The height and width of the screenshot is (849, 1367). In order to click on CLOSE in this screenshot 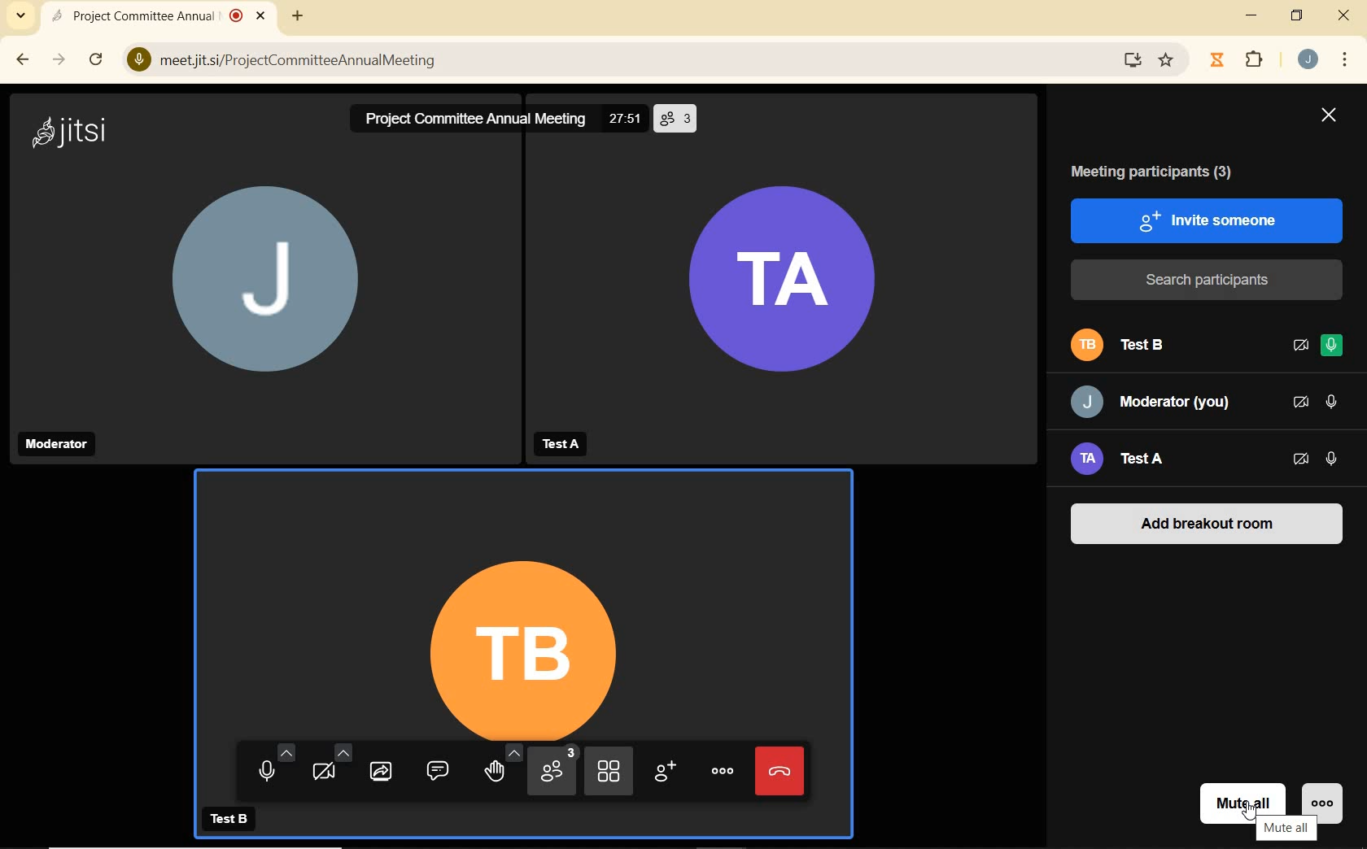, I will do `click(1344, 16)`.